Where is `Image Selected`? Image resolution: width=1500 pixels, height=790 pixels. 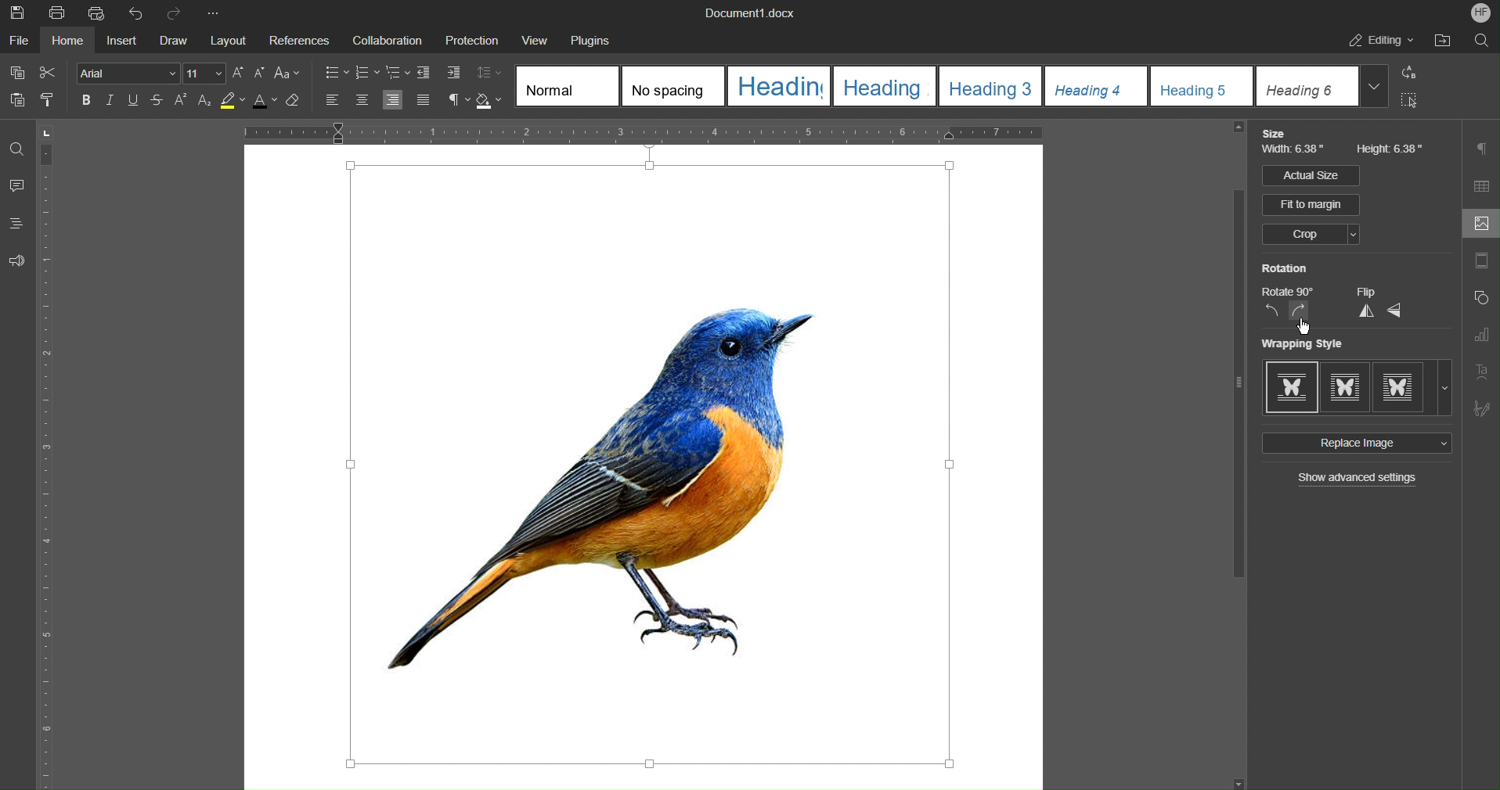 Image Selected is located at coordinates (647, 468).